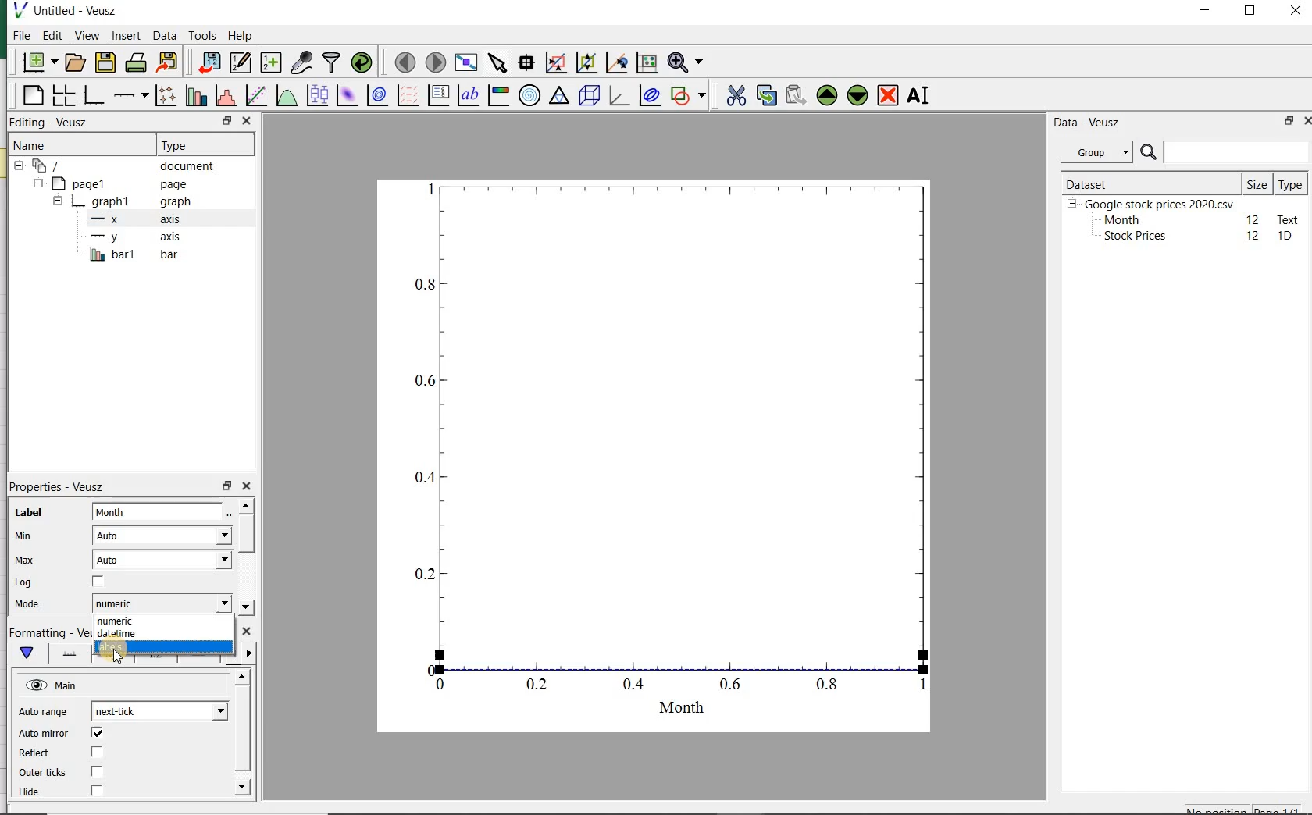 The width and height of the screenshot is (1312, 815). What do you see at coordinates (246, 120) in the screenshot?
I see `close` at bounding box center [246, 120].